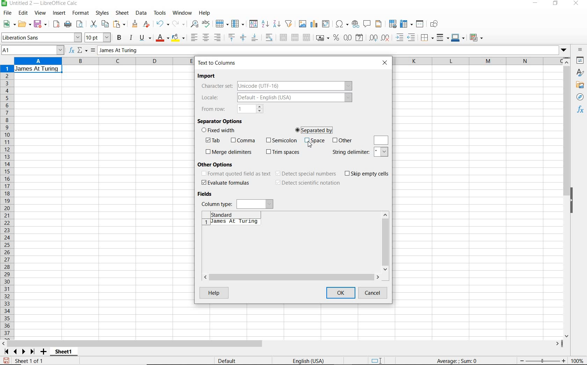  What do you see at coordinates (230, 223) in the screenshot?
I see `split text` at bounding box center [230, 223].